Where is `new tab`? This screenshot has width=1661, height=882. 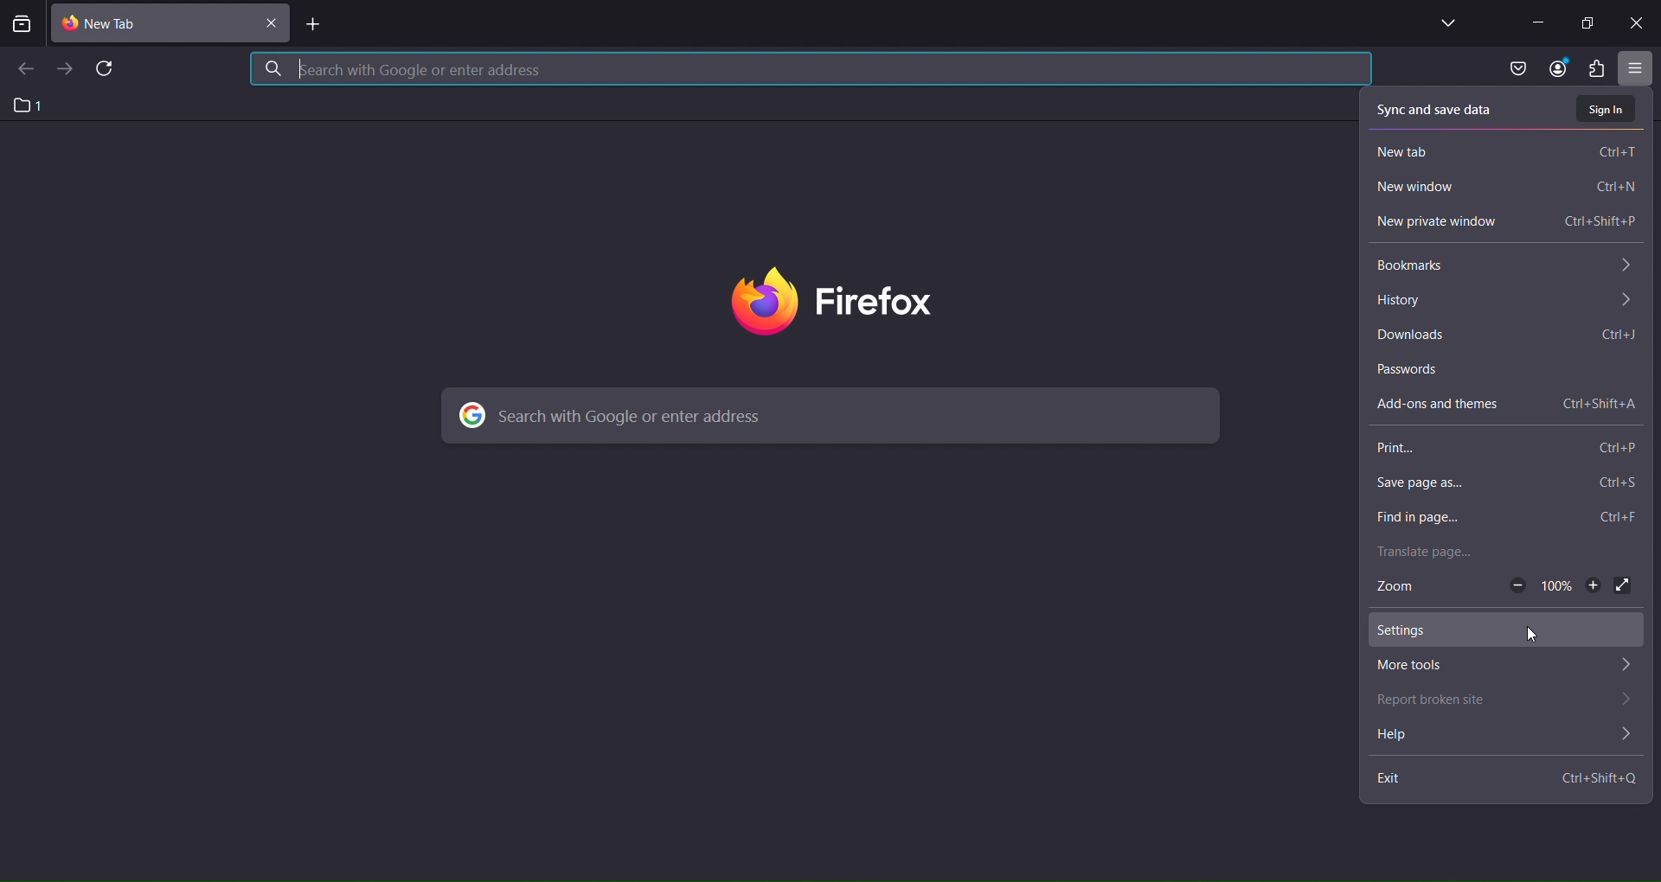 new tab is located at coordinates (316, 27).